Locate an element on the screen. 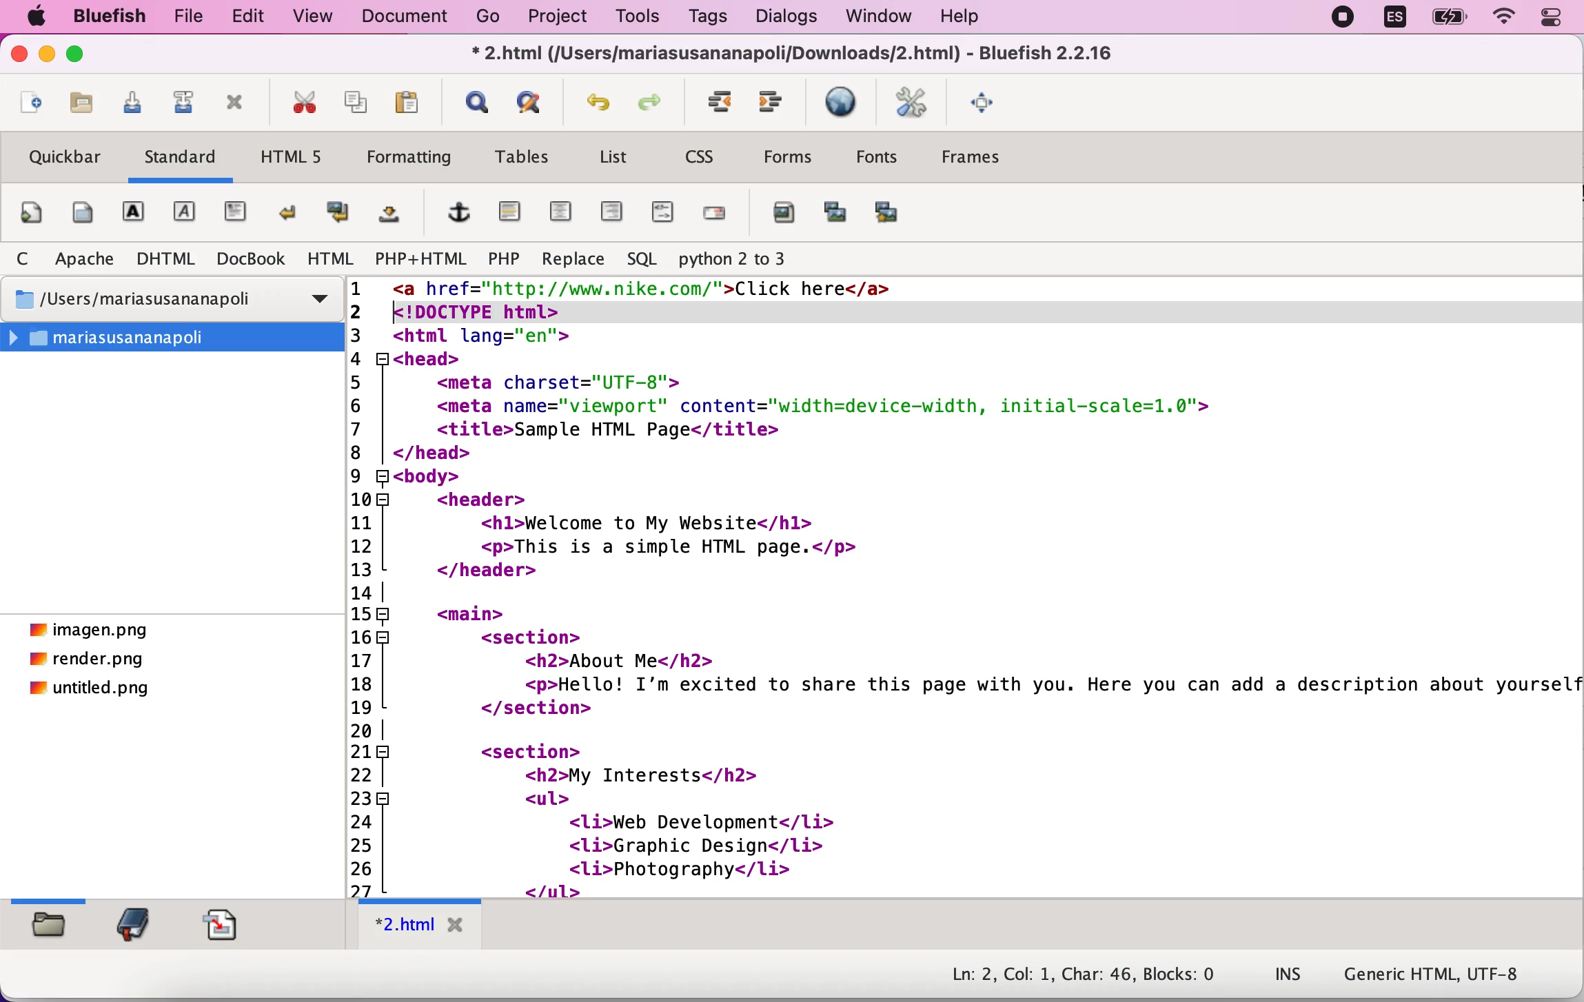 The height and width of the screenshot is (1002, 1584). undo is located at coordinates (599, 102).